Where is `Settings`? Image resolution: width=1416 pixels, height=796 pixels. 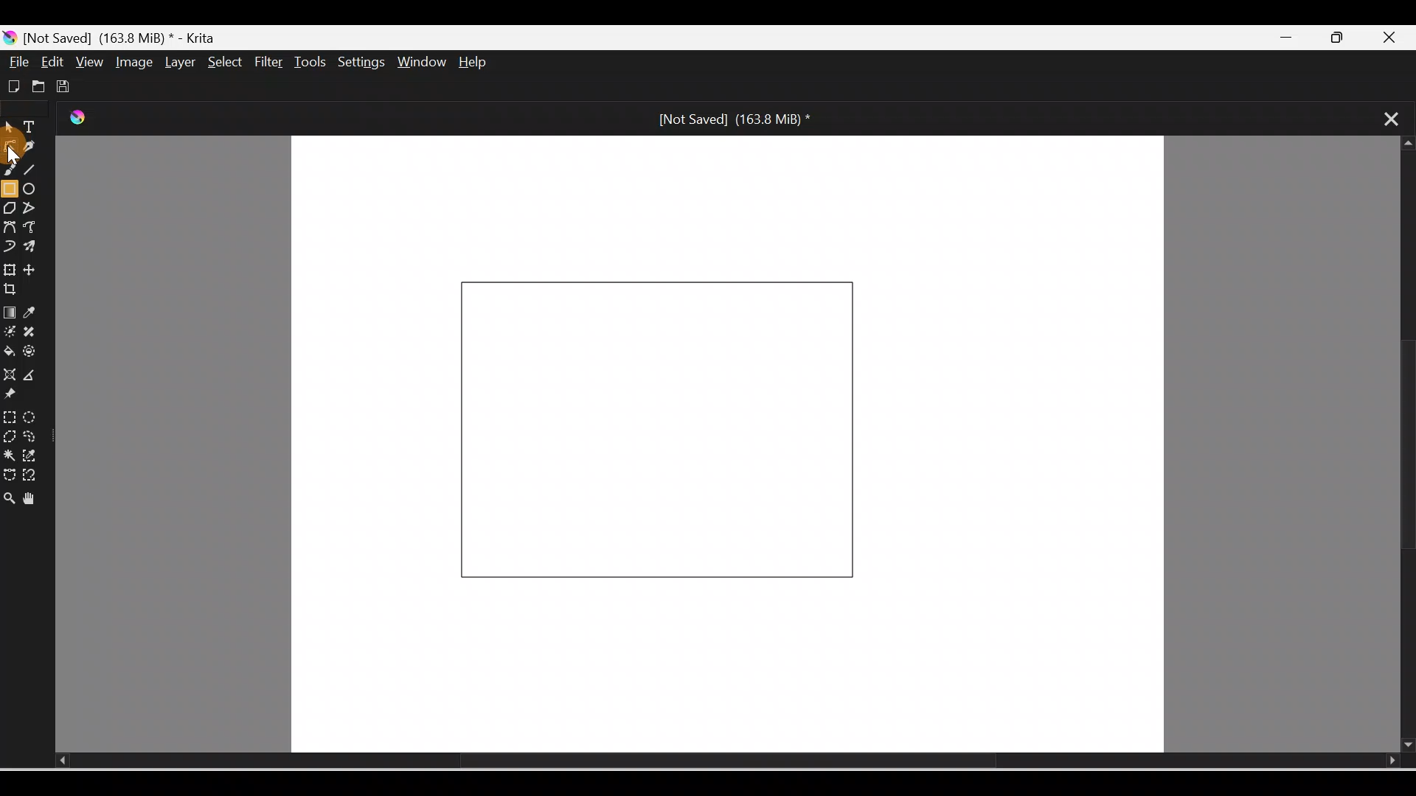 Settings is located at coordinates (363, 63).